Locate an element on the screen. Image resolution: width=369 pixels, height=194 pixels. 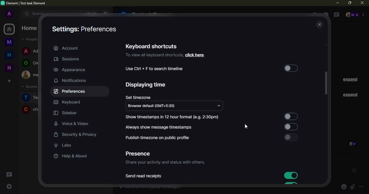
info is located at coordinates (165, 163).